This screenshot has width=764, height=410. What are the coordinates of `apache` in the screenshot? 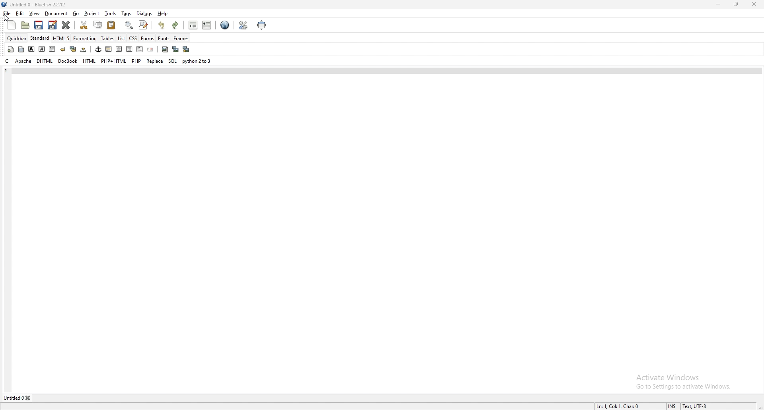 It's located at (24, 61).